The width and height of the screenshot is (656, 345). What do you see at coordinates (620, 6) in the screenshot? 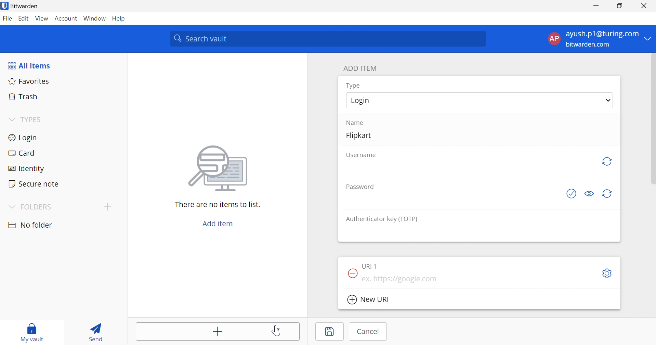
I see `Restore Down` at bounding box center [620, 6].